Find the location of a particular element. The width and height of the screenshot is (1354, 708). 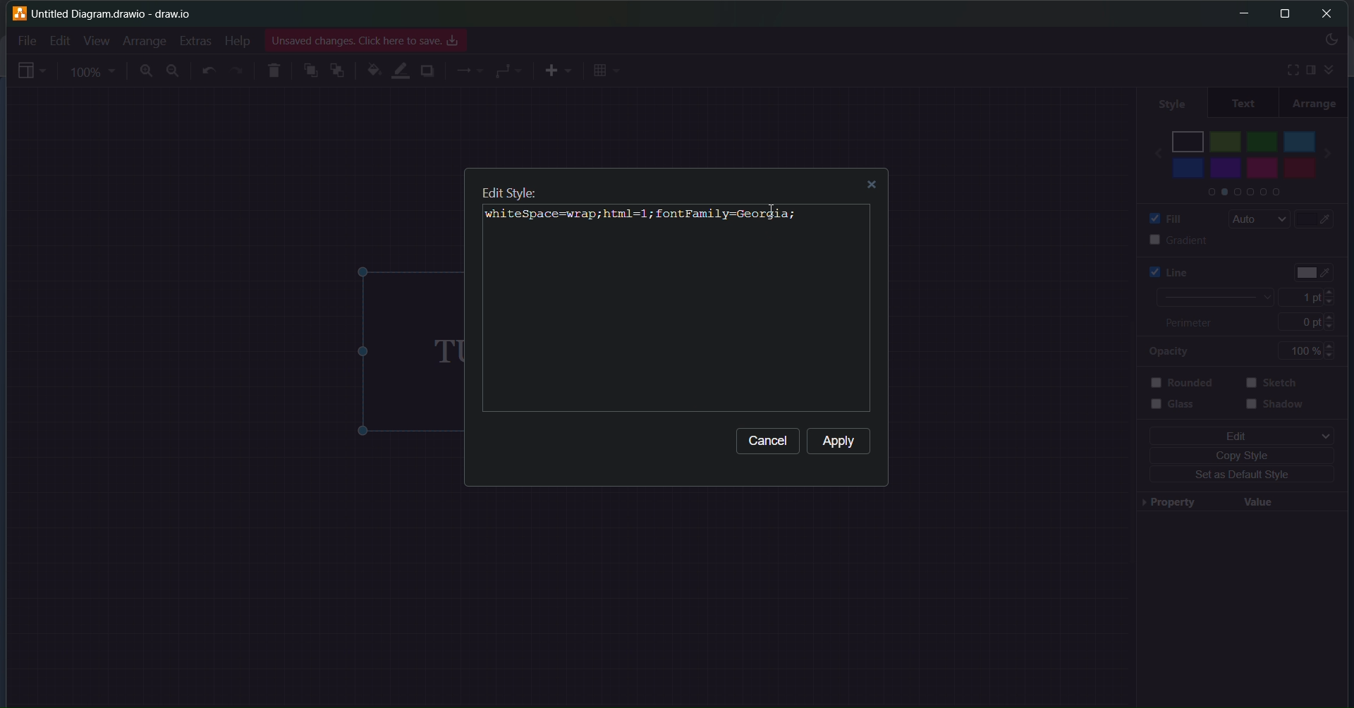

zoom in is located at coordinates (144, 72).